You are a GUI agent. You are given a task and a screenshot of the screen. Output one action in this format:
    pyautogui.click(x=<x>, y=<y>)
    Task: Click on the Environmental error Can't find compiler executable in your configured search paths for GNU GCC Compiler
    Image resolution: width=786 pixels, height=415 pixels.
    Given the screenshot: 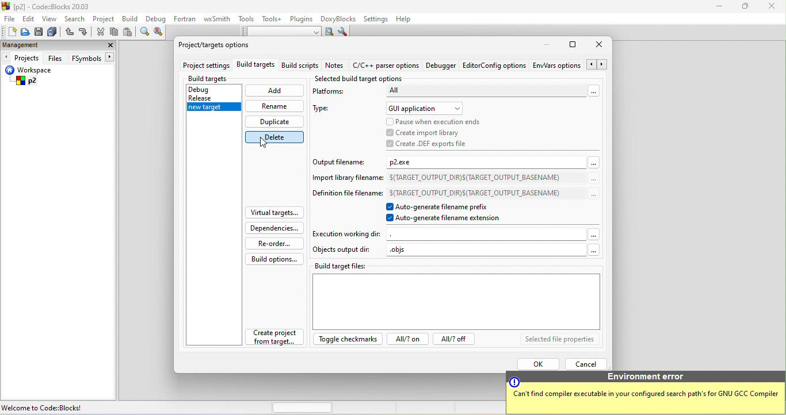 What is the action you would take?
    pyautogui.click(x=642, y=392)
    